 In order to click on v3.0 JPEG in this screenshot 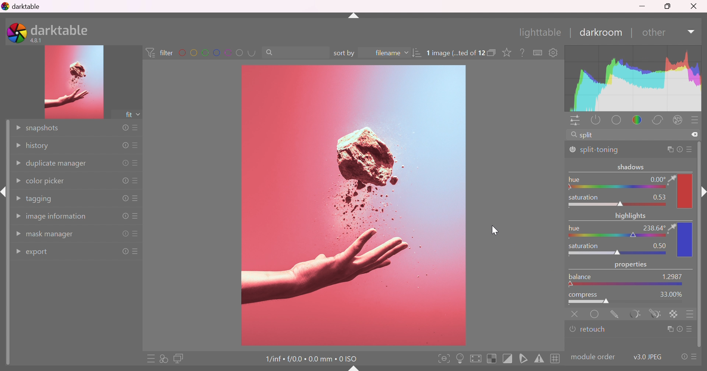, I will do `click(648, 356)`.